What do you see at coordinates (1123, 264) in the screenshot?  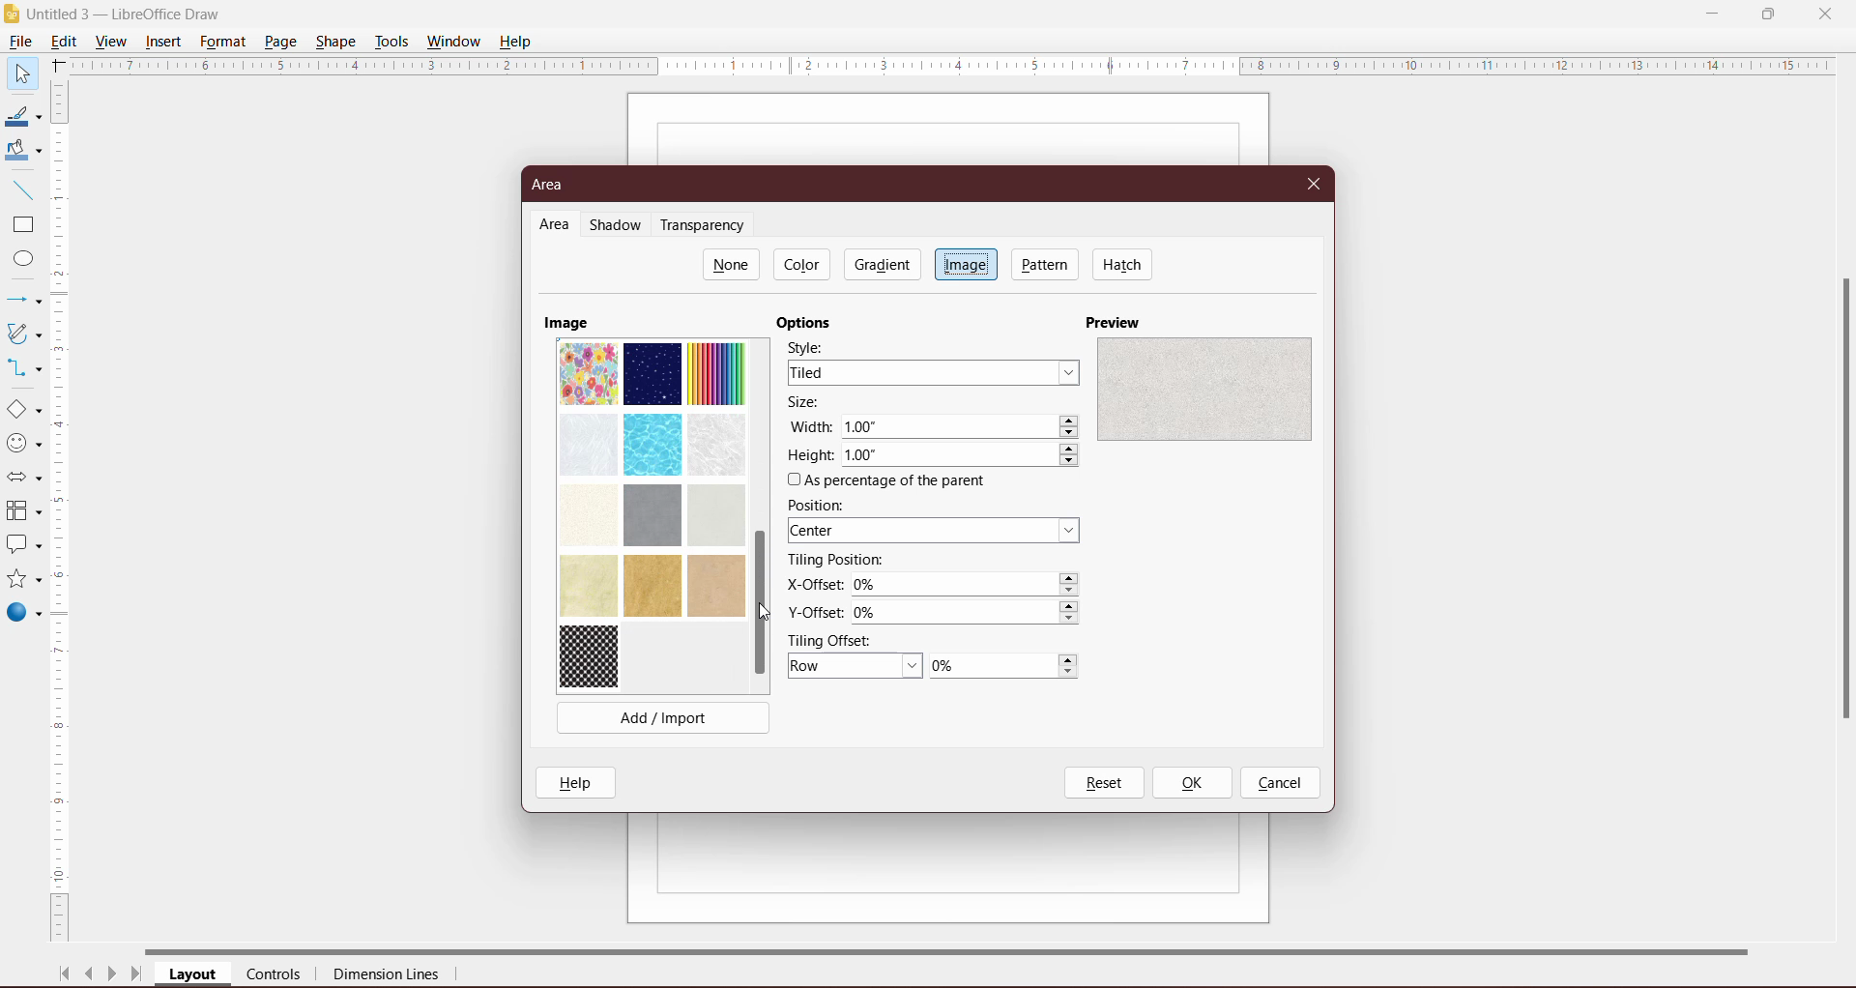 I see `Hatch` at bounding box center [1123, 264].